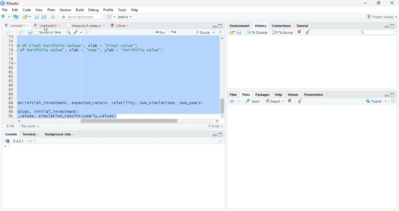 Image resolution: width=399 pixels, height=211 pixels. I want to click on R 4.2.1 ~/, so click(20, 140).